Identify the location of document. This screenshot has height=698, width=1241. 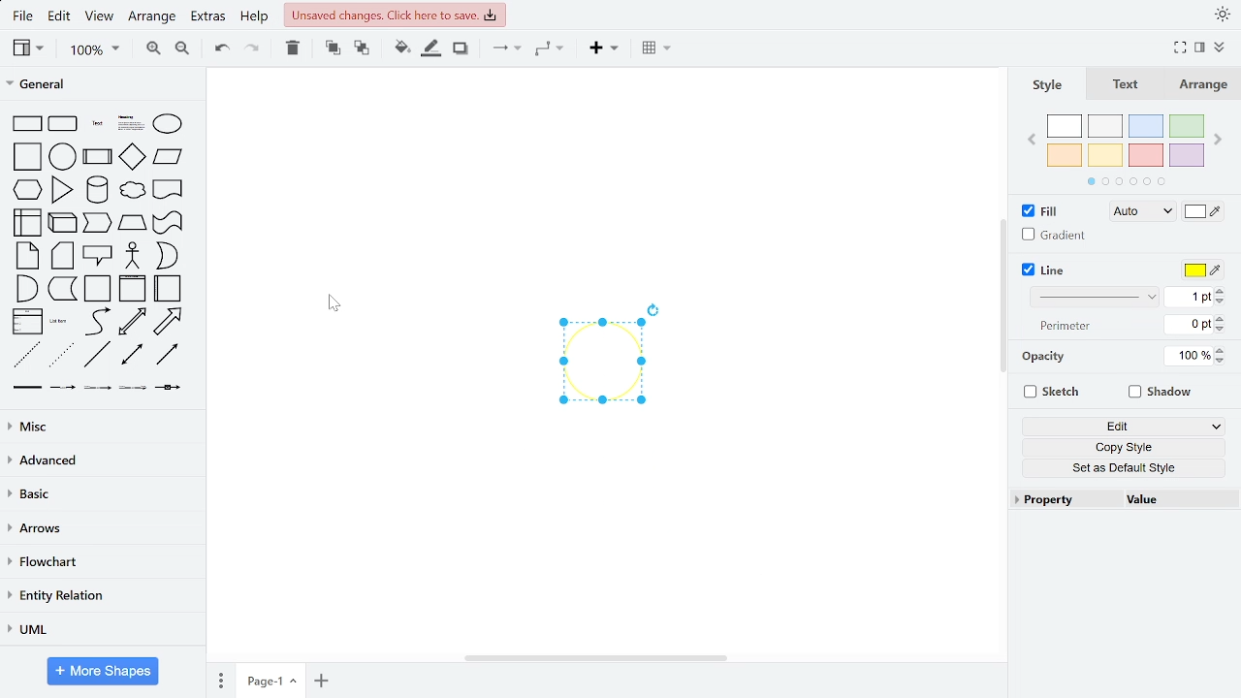
(167, 191).